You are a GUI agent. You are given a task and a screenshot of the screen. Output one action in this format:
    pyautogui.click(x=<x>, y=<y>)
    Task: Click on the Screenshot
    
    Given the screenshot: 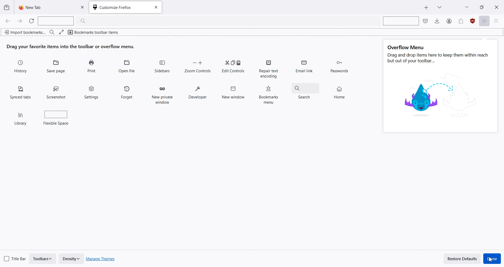 What is the action you would take?
    pyautogui.click(x=57, y=91)
    